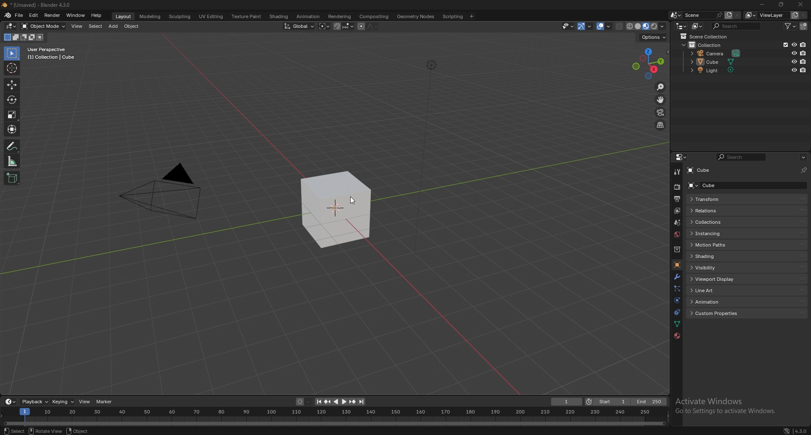 The image size is (811, 435). I want to click on annotate, so click(12, 147).